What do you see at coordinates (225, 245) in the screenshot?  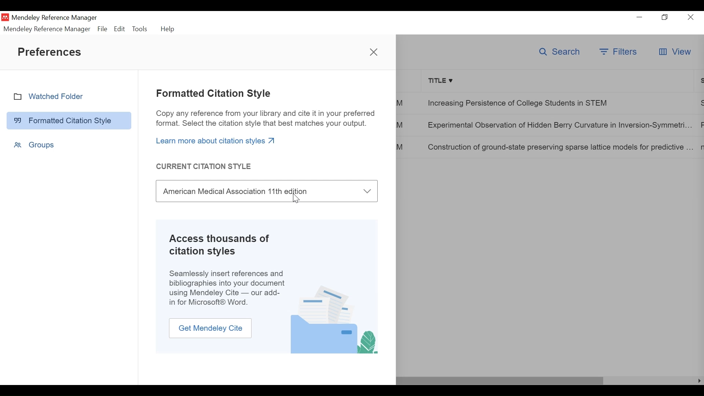 I see `Access thousands of citation styles` at bounding box center [225, 245].